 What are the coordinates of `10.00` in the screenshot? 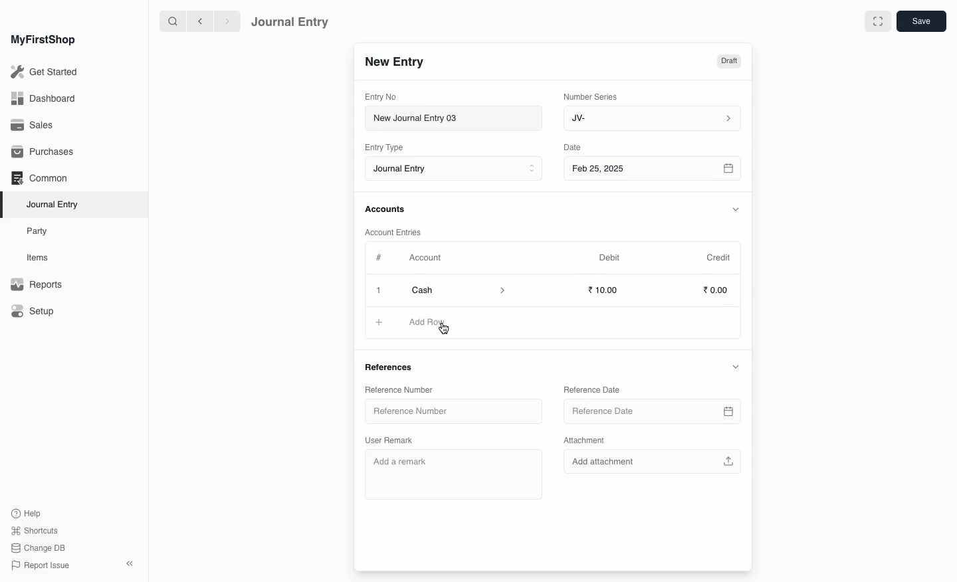 It's located at (607, 290).